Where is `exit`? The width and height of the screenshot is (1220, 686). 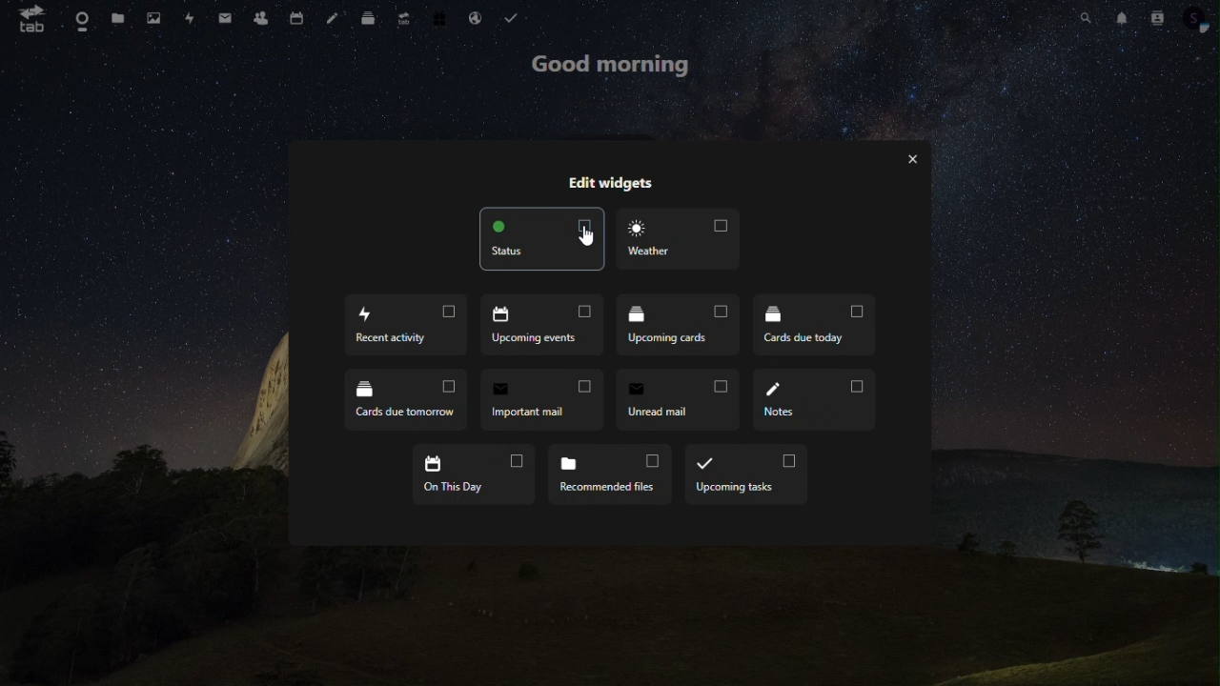 exit is located at coordinates (914, 163).